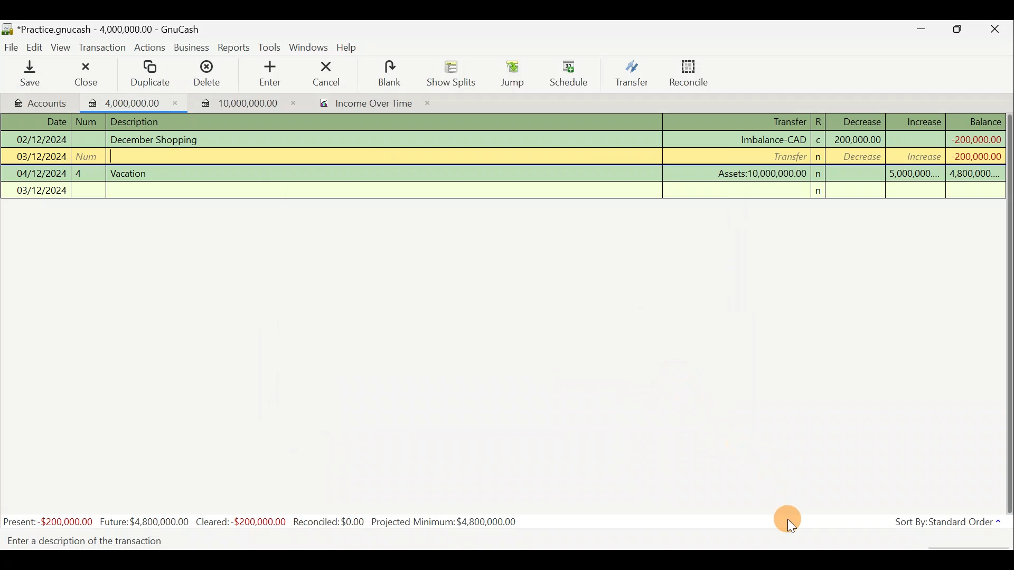  What do you see at coordinates (820, 157) in the screenshot?
I see `n` at bounding box center [820, 157].